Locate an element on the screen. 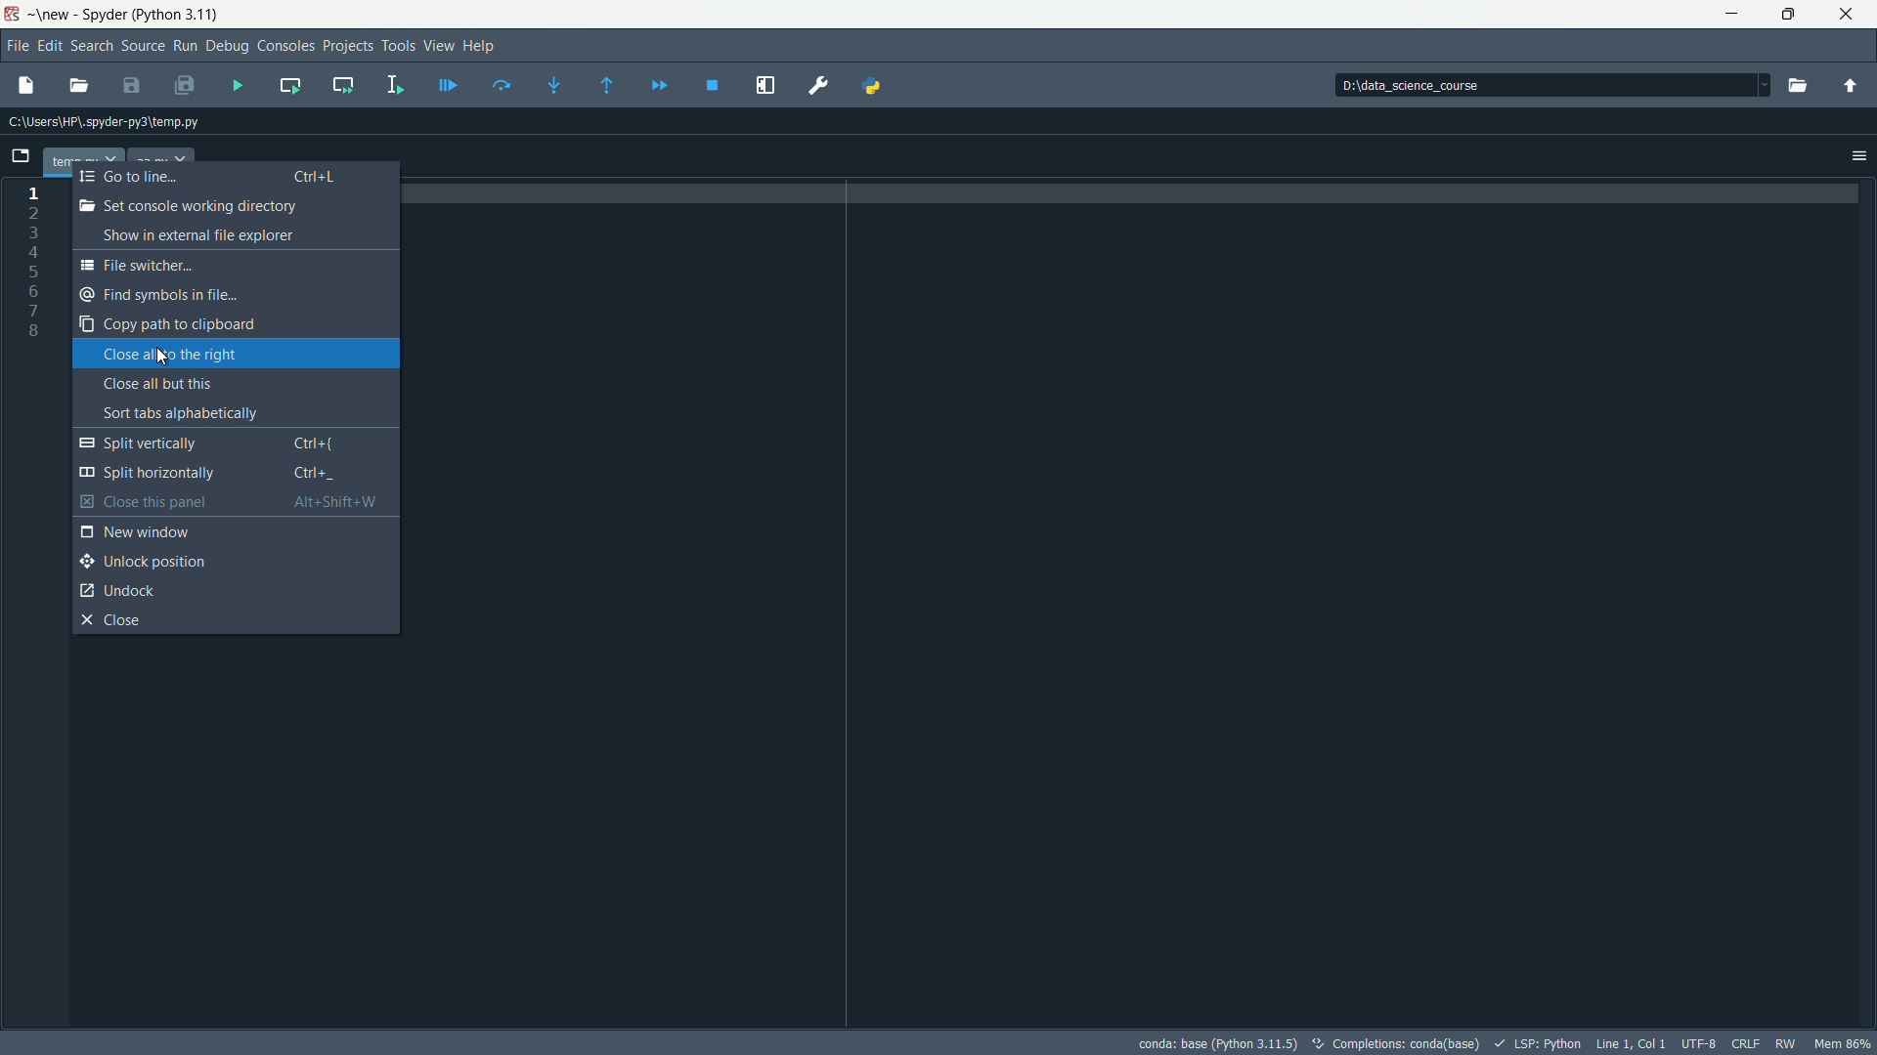 This screenshot has width=1877, height=1055. run file is located at coordinates (240, 86).